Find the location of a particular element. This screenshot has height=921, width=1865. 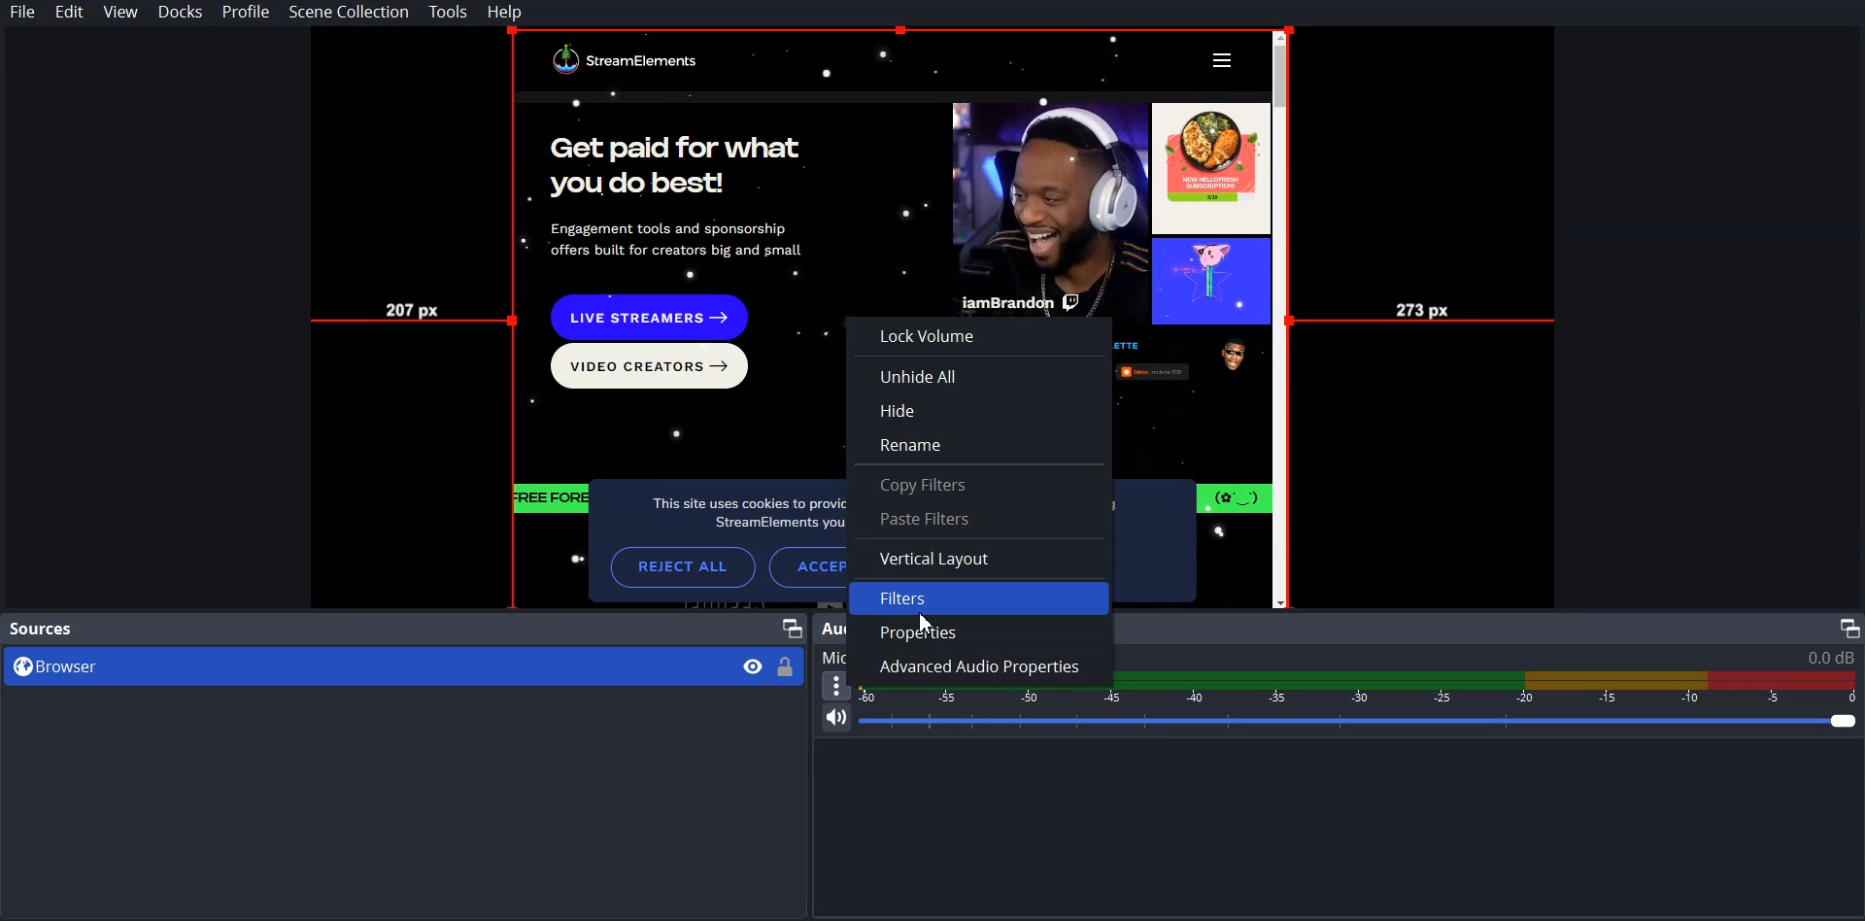

Filters is located at coordinates (980, 597).